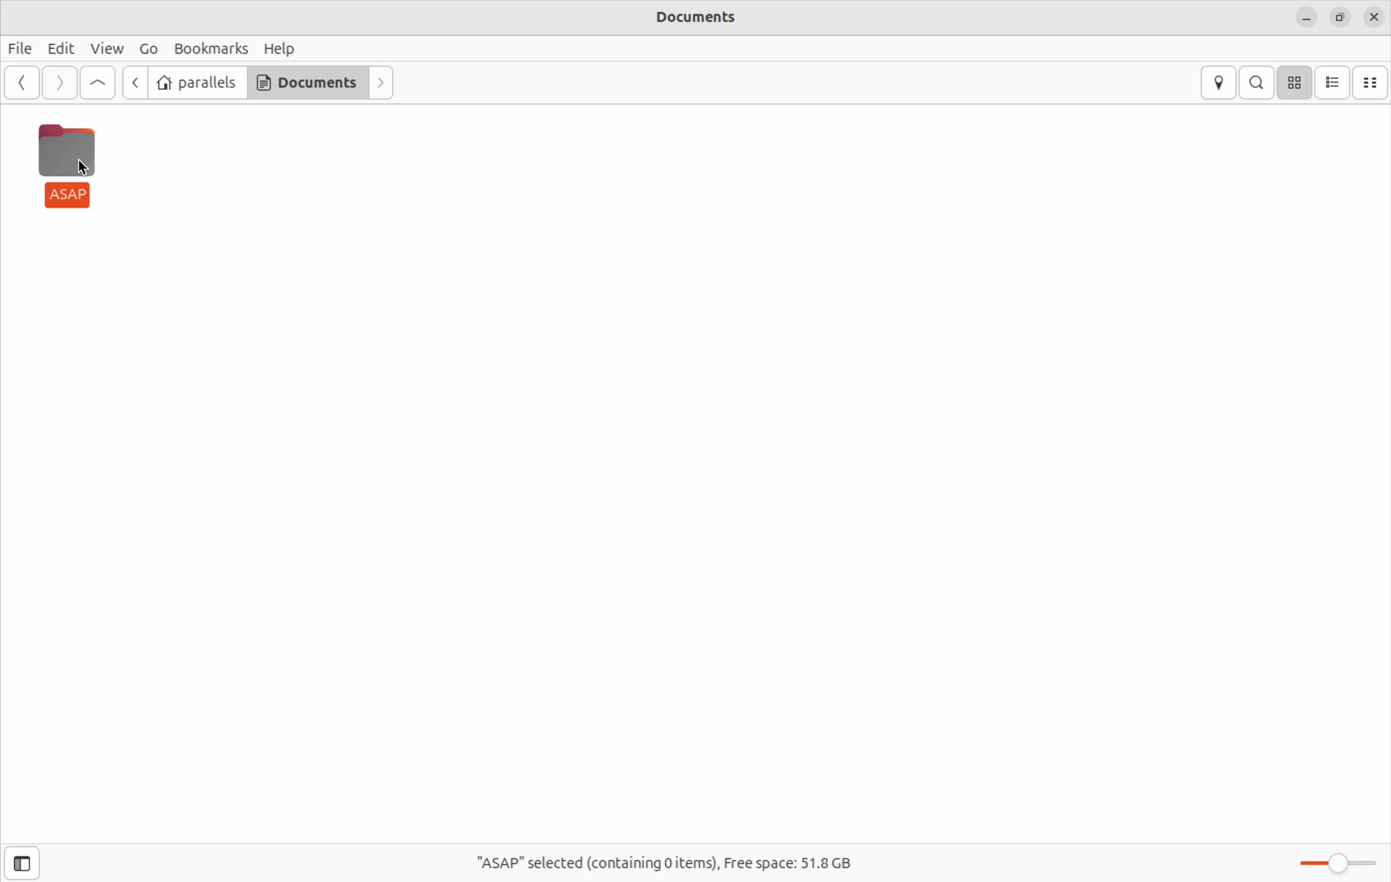 The width and height of the screenshot is (1391, 882). What do you see at coordinates (211, 48) in the screenshot?
I see `Bookmarks` at bounding box center [211, 48].